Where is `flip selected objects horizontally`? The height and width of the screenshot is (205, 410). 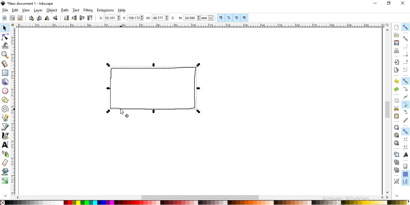 flip selected objects horizontally is located at coordinates (47, 18).